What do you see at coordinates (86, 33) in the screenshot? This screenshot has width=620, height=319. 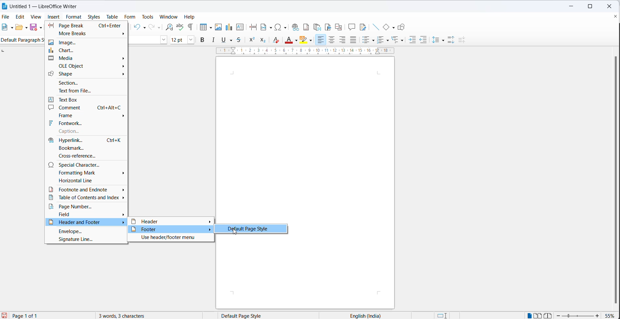 I see `more breaks` at bounding box center [86, 33].